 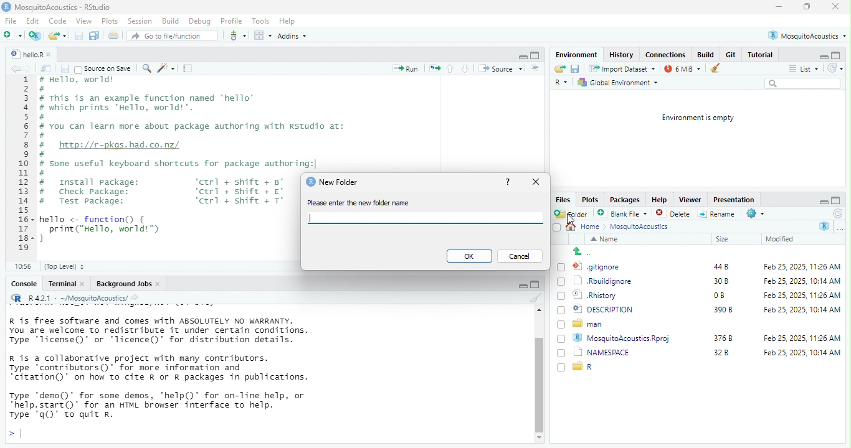 I want to click on Terminal, so click(x=62, y=284).